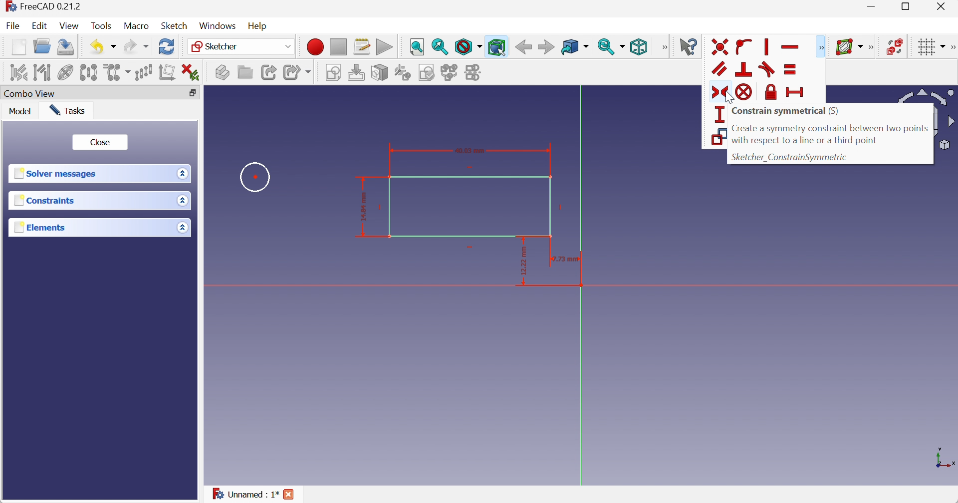  What do you see at coordinates (496, 47) in the screenshot?
I see `Bounding box` at bounding box center [496, 47].